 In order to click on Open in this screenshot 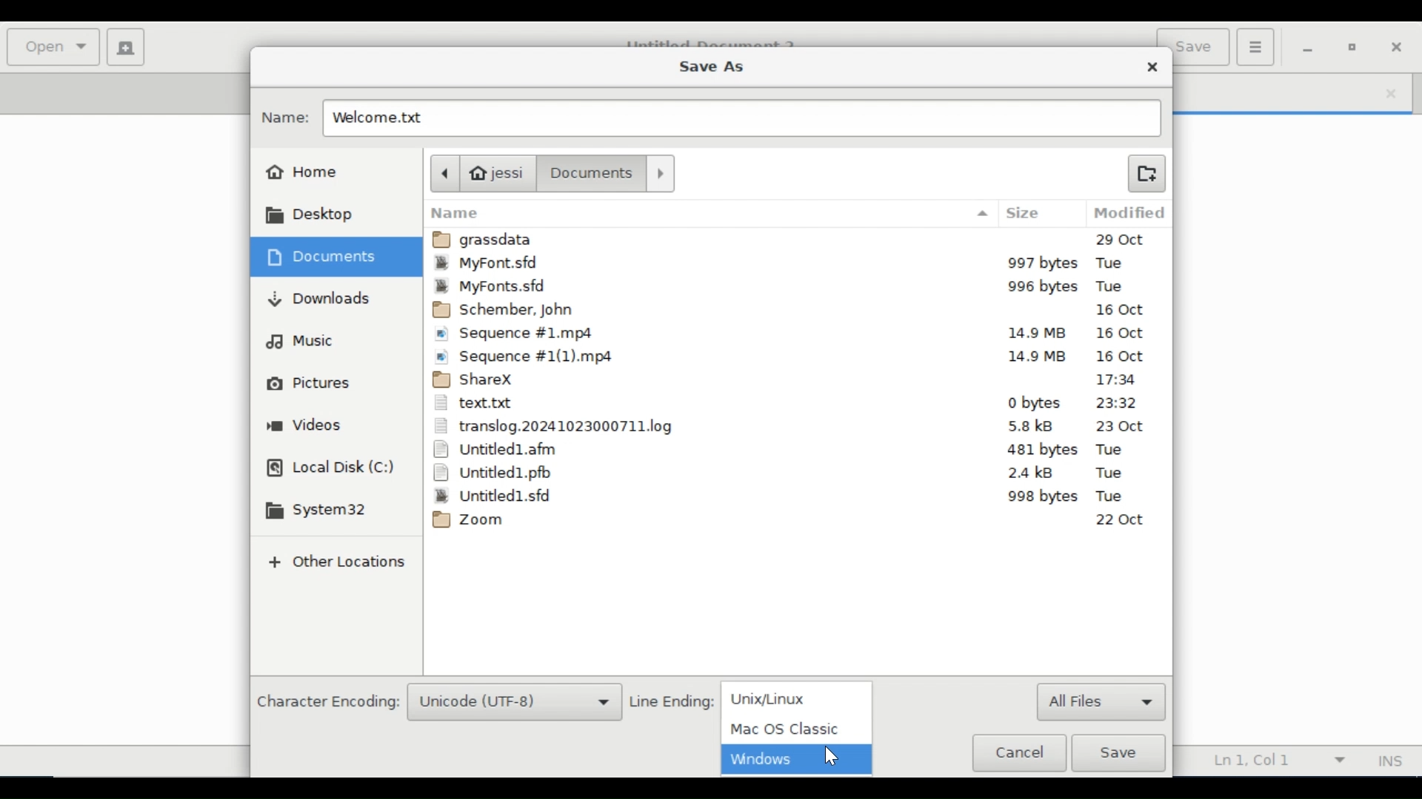, I will do `click(54, 47)`.